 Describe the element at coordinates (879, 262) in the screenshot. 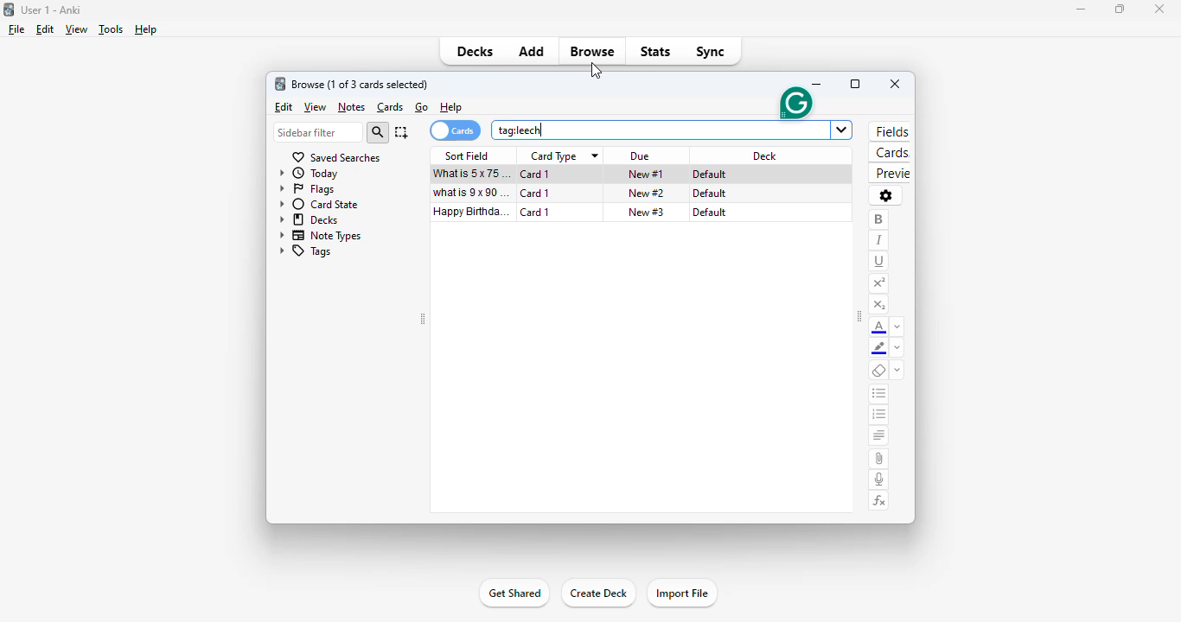

I see `underline` at that location.